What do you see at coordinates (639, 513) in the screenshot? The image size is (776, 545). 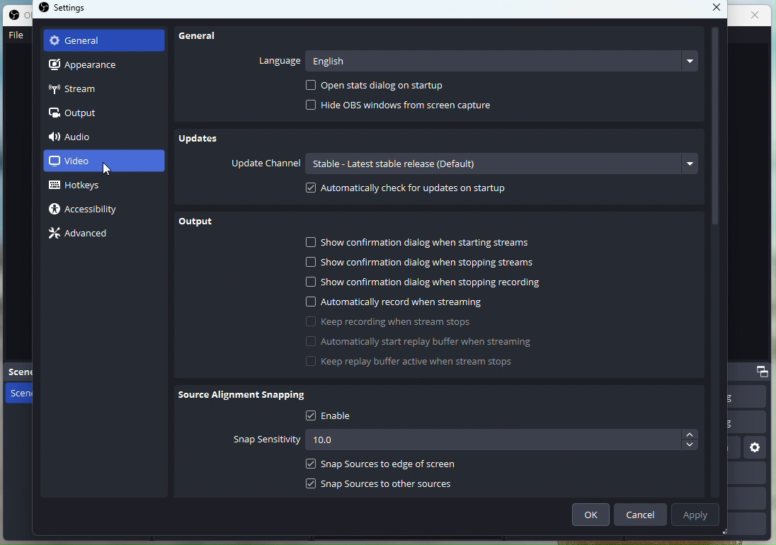 I see `Cancel` at bounding box center [639, 513].